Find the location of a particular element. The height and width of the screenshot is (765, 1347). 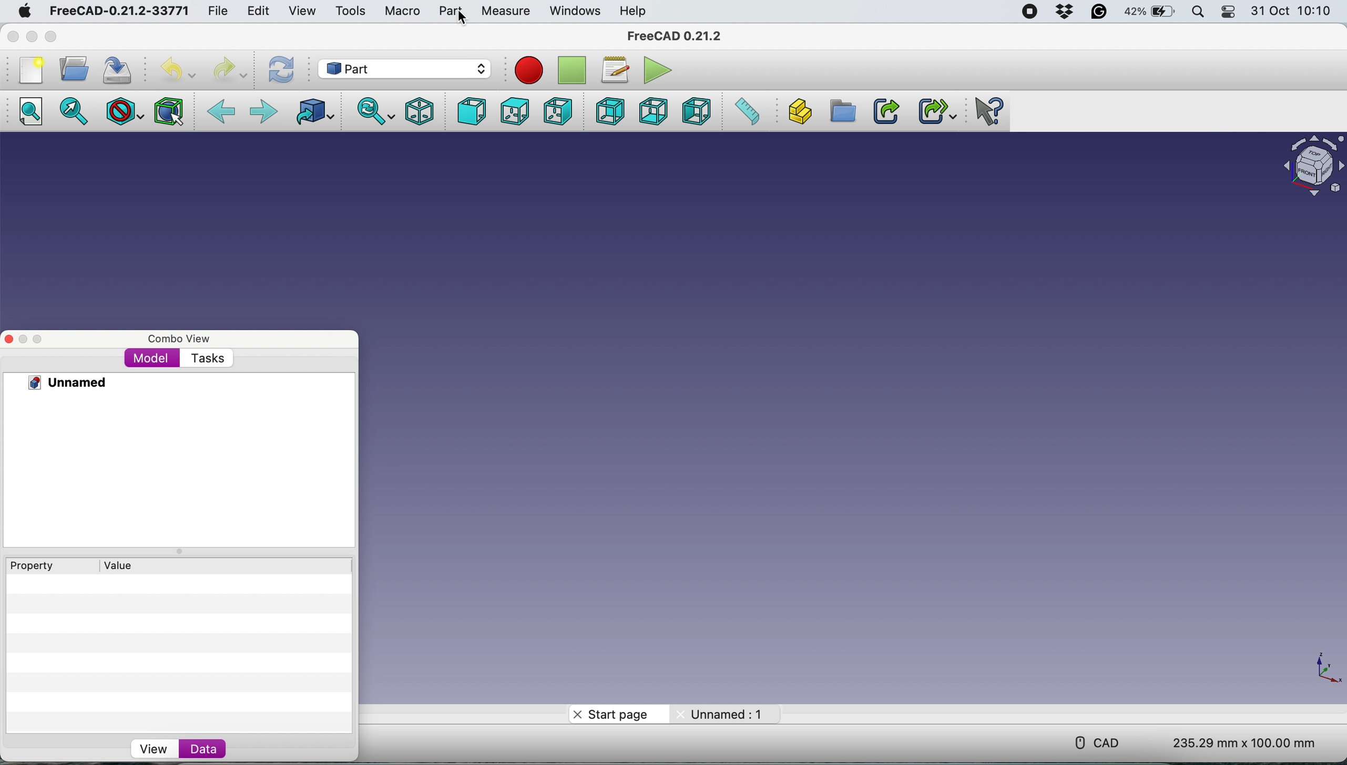

Maximize is located at coordinates (50, 37).